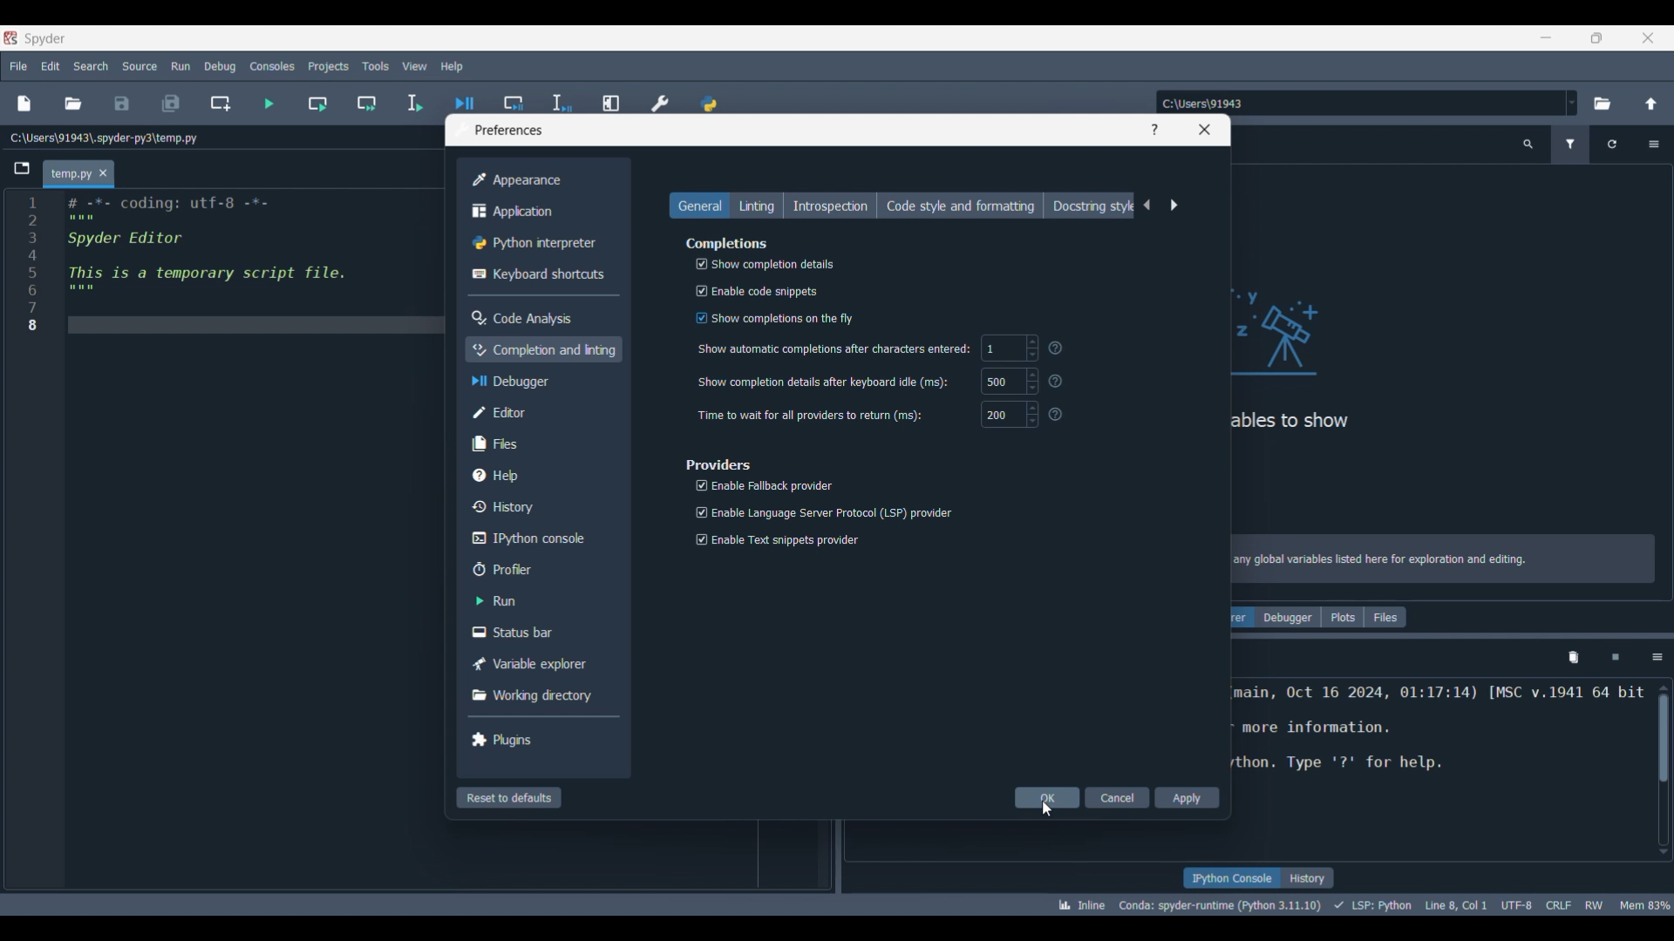 This screenshot has height=941, width=1674. I want to click on Close, so click(1648, 37).